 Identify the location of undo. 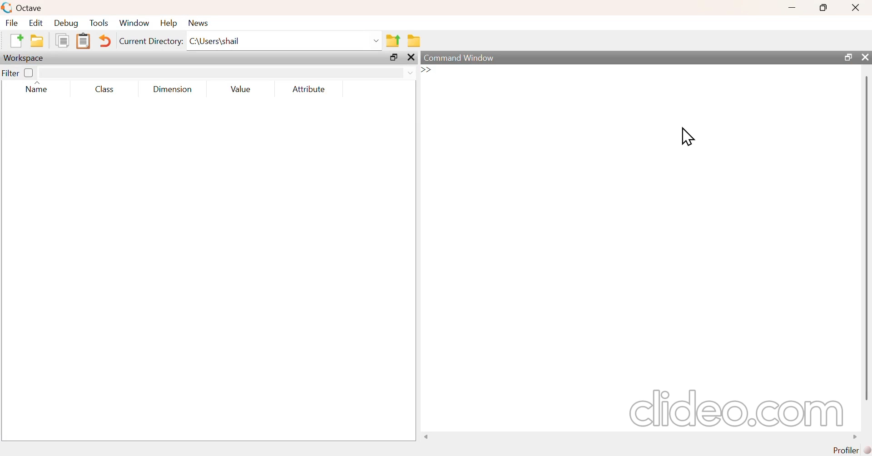
(107, 40).